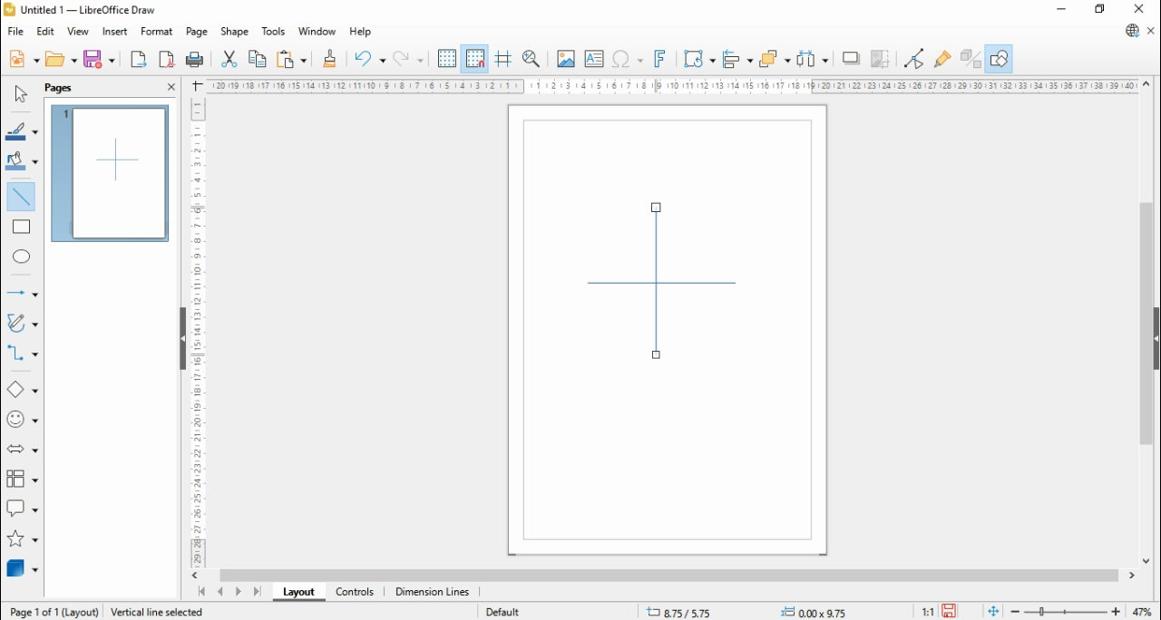 This screenshot has width=1161, height=620. What do you see at coordinates (1145, 611) in the screenshot?
I see `zoom factor` at bounding box center [1145, 611].